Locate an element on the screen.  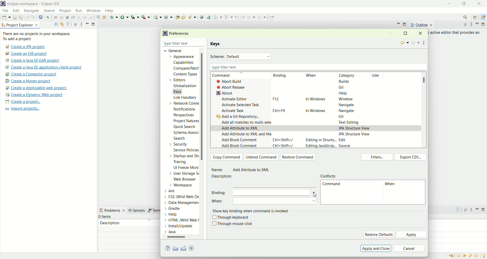
navigate is located at coordinates (347, 110).